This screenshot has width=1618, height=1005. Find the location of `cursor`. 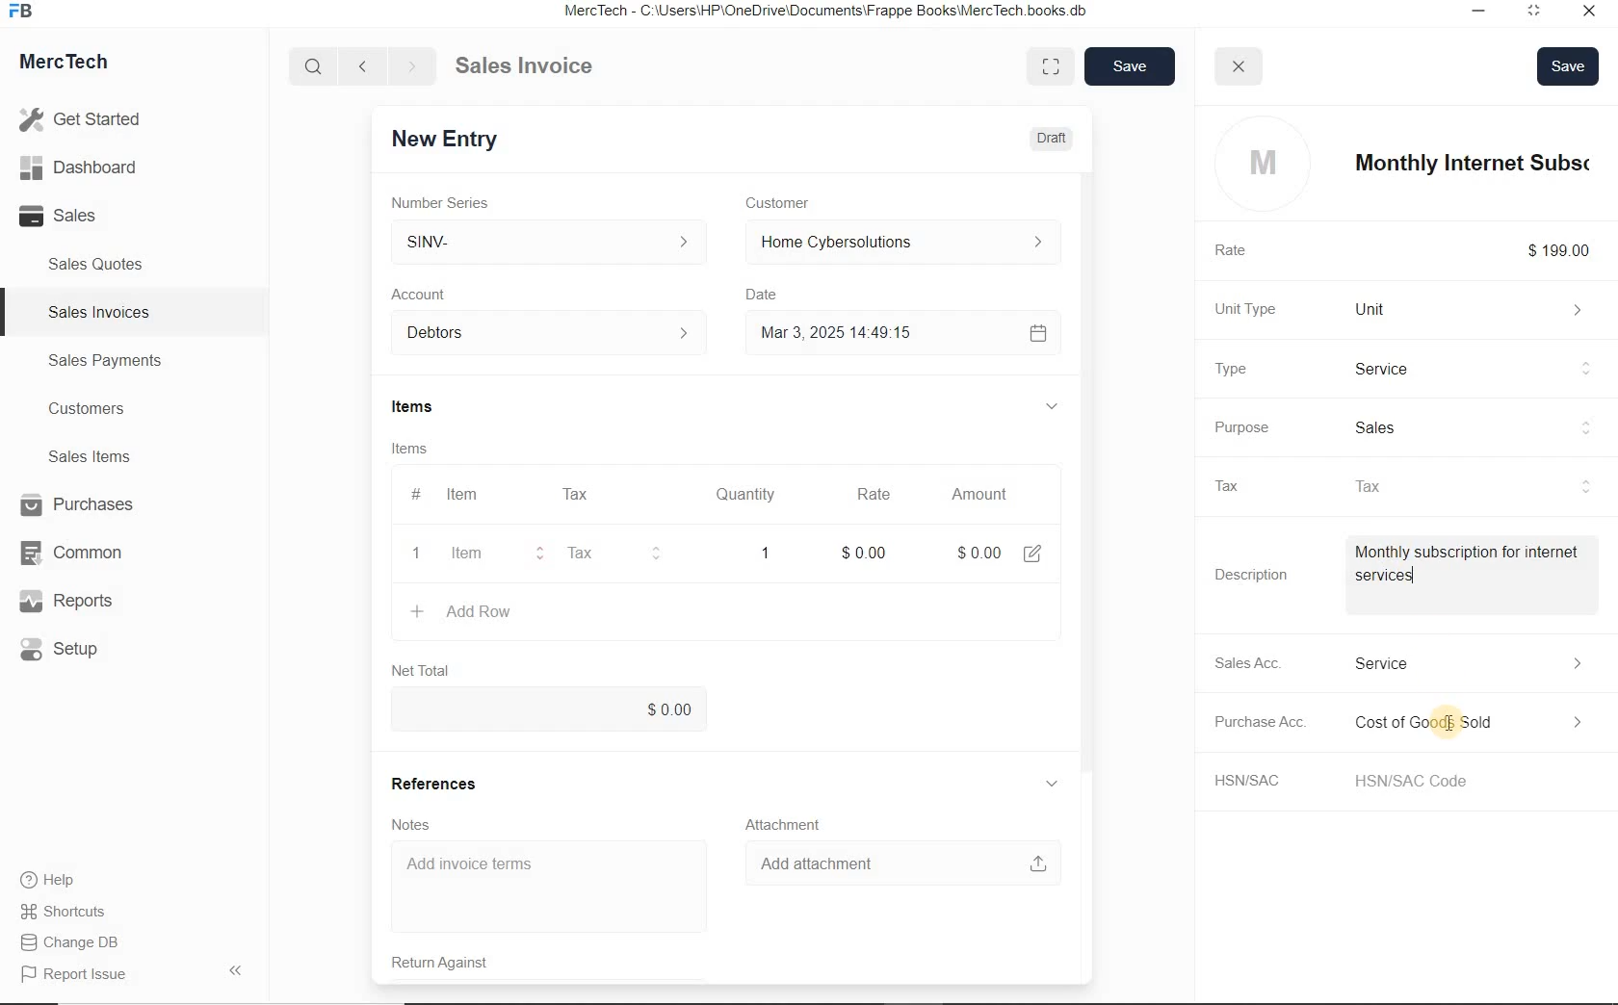

cursor is located at coordinates (1398, 550).